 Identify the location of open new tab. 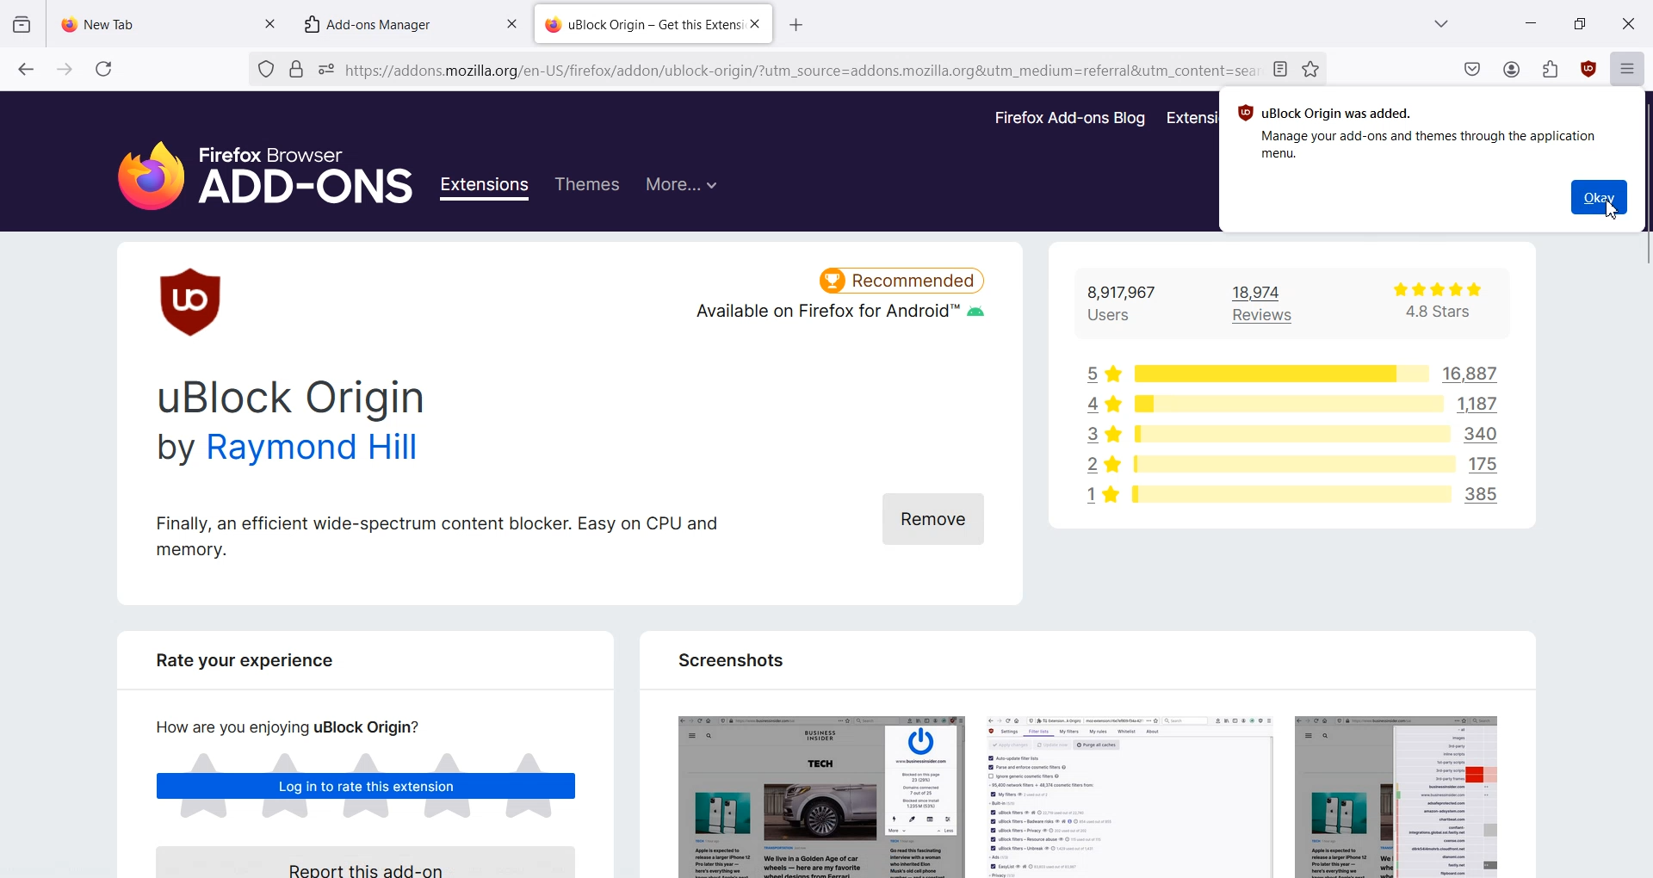
(800, 22).